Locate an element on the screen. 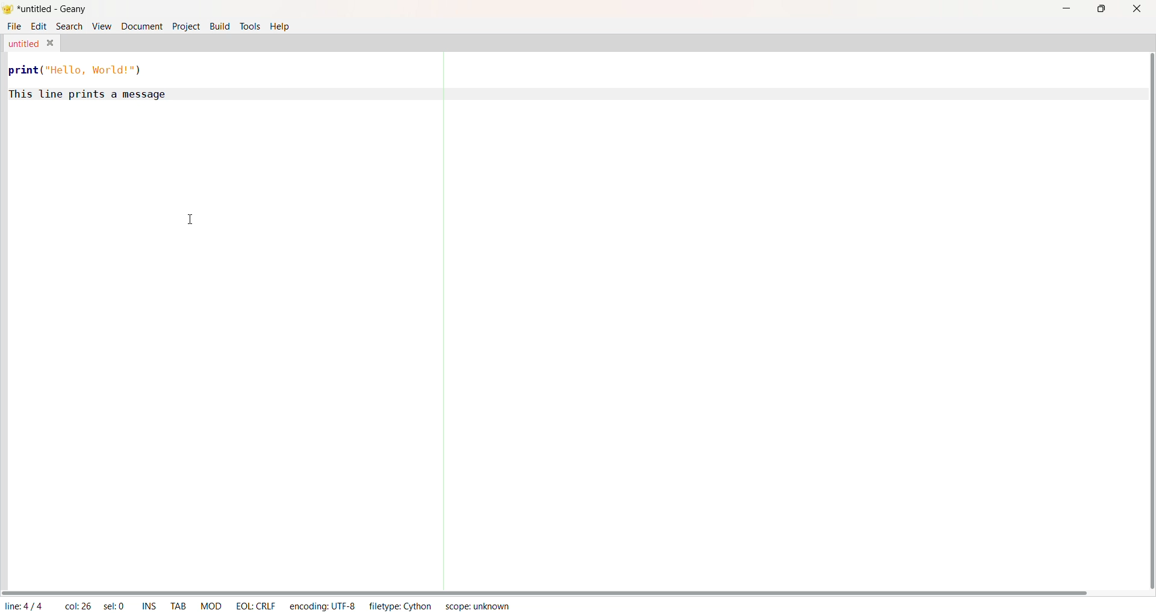  untitled is located at coordinates (23, 43).